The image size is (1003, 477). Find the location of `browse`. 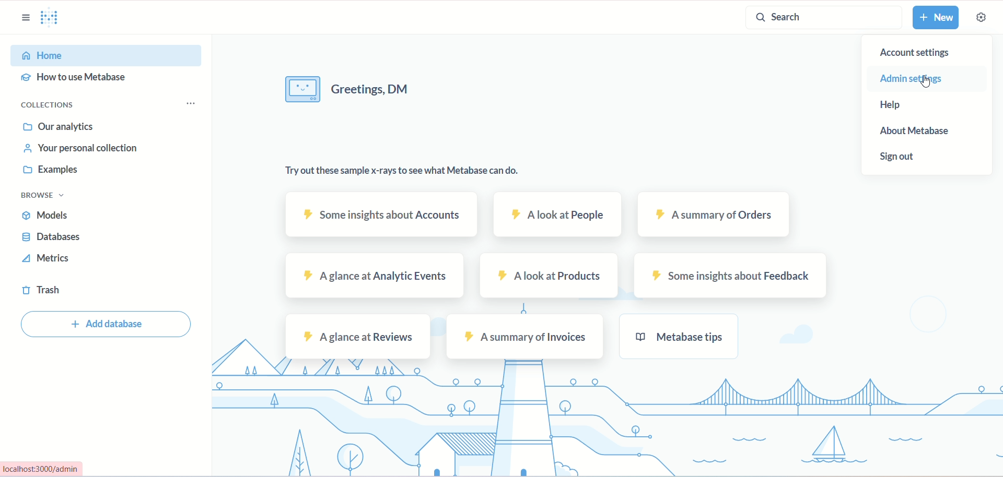

browse is located at coordinates (43, 196).